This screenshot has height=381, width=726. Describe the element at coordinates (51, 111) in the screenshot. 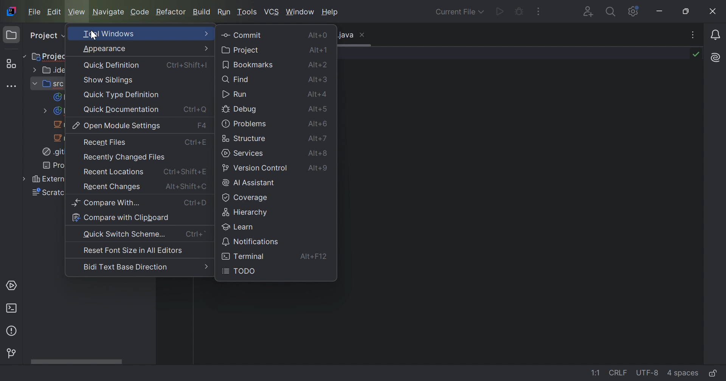

I see `Main1.java` at that location.